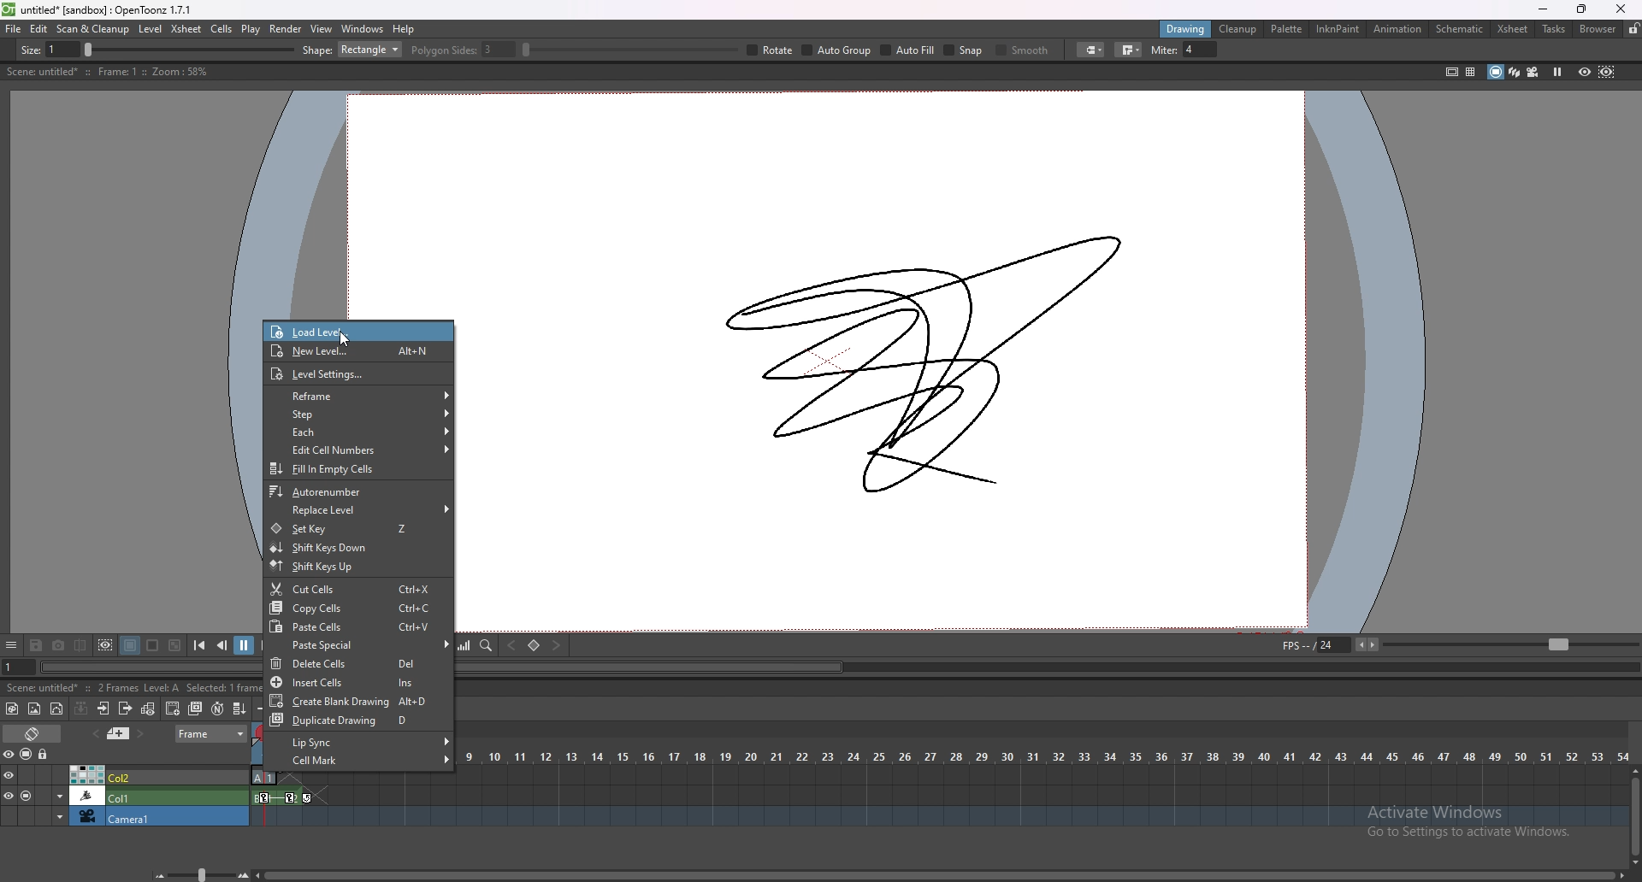 The width and height of the screenshot is (1642, 882). Describe the element at coordinates (1175, 50) in the screenshot. I see `selective` at that location.